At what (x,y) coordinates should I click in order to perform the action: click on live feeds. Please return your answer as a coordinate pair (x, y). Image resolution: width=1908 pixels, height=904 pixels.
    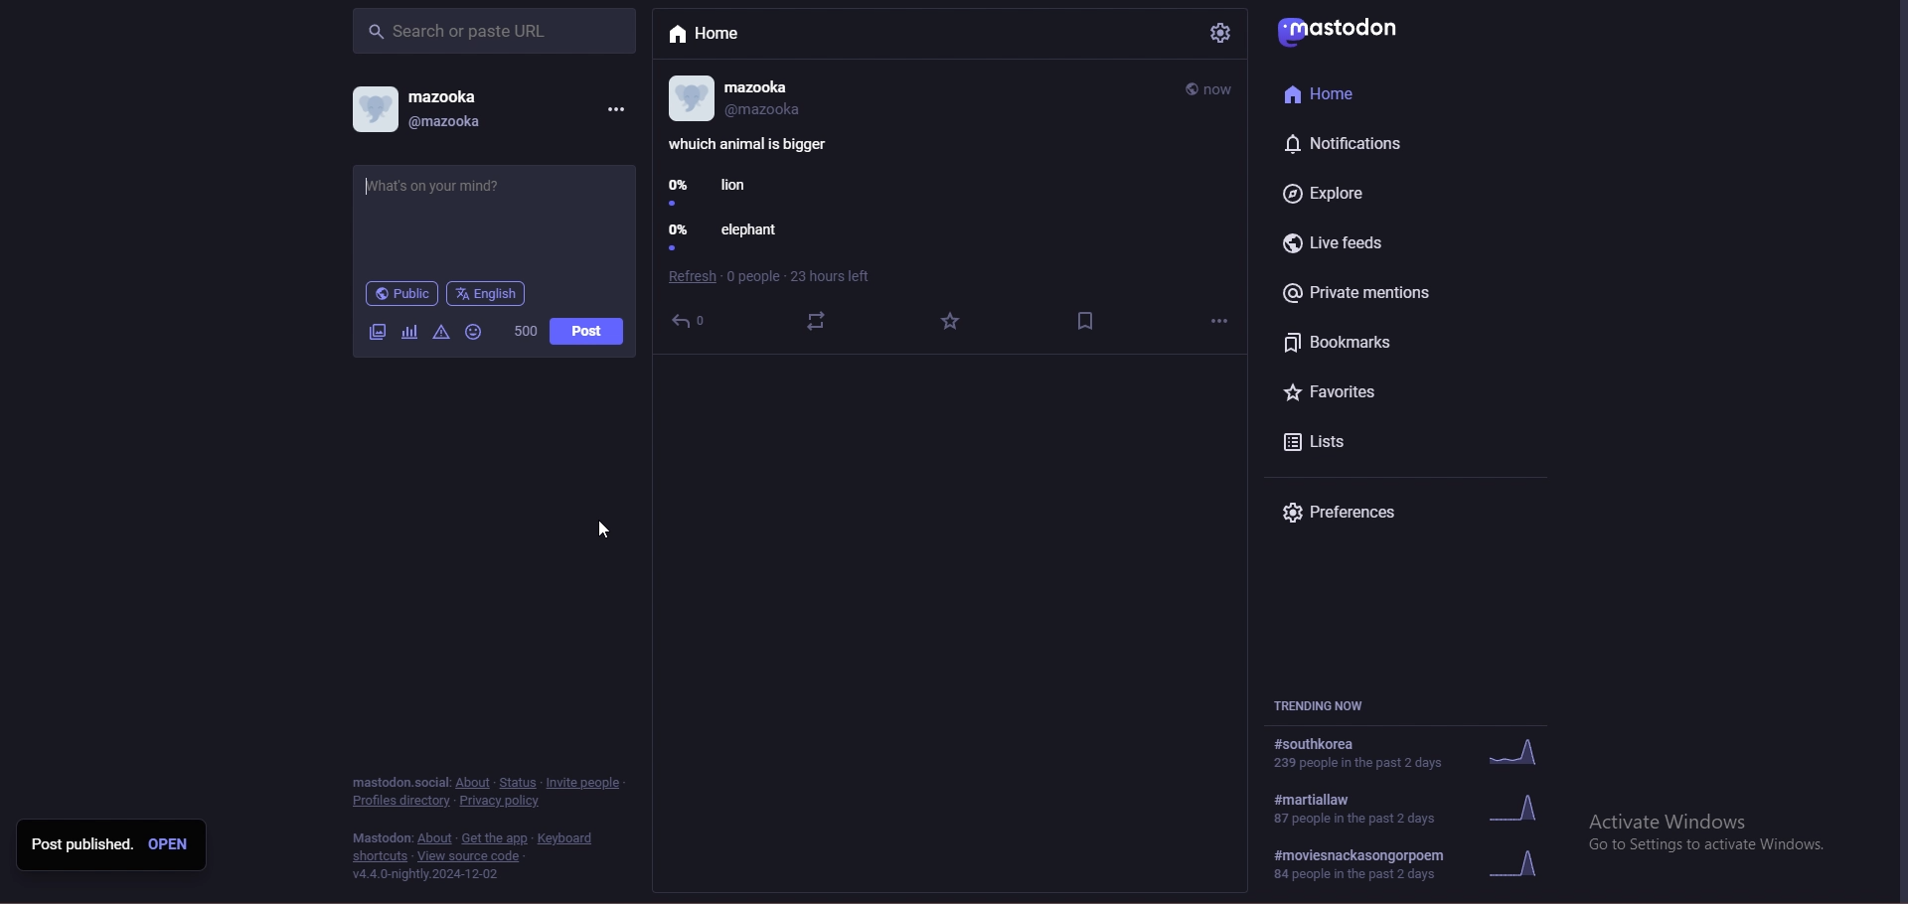
    Looking at the image, I should click on (1344, 243).